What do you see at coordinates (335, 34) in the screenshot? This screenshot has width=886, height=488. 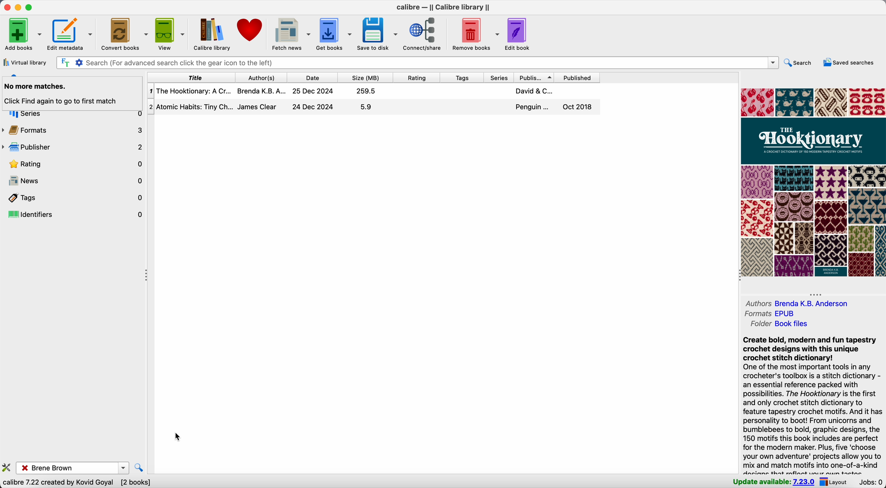 I see `get books` at bounding box center [335, 34].